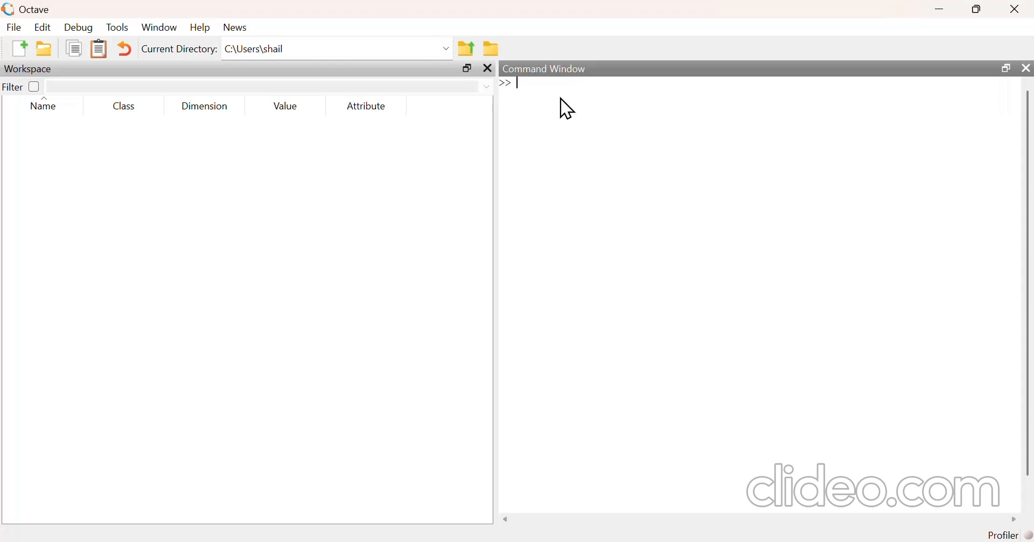  I want to click on maximize, so click(1002, 68).